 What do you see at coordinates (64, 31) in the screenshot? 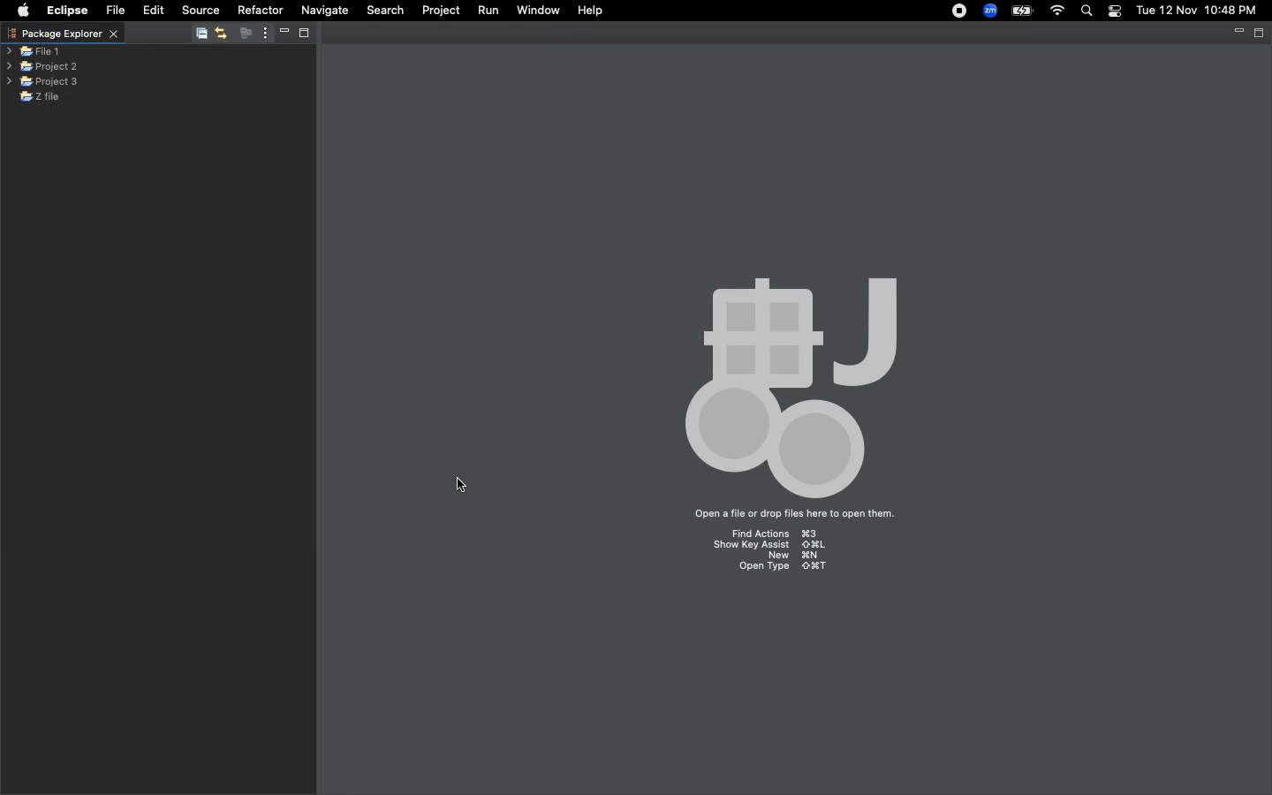
I see `package explorer` at bounding box center [64, 31].